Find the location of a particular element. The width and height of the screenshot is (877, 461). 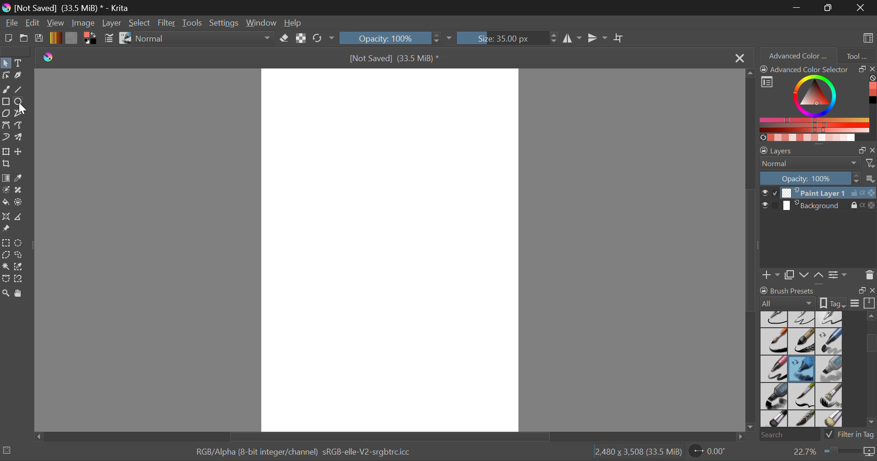

View is located at coordinates (57, 23).